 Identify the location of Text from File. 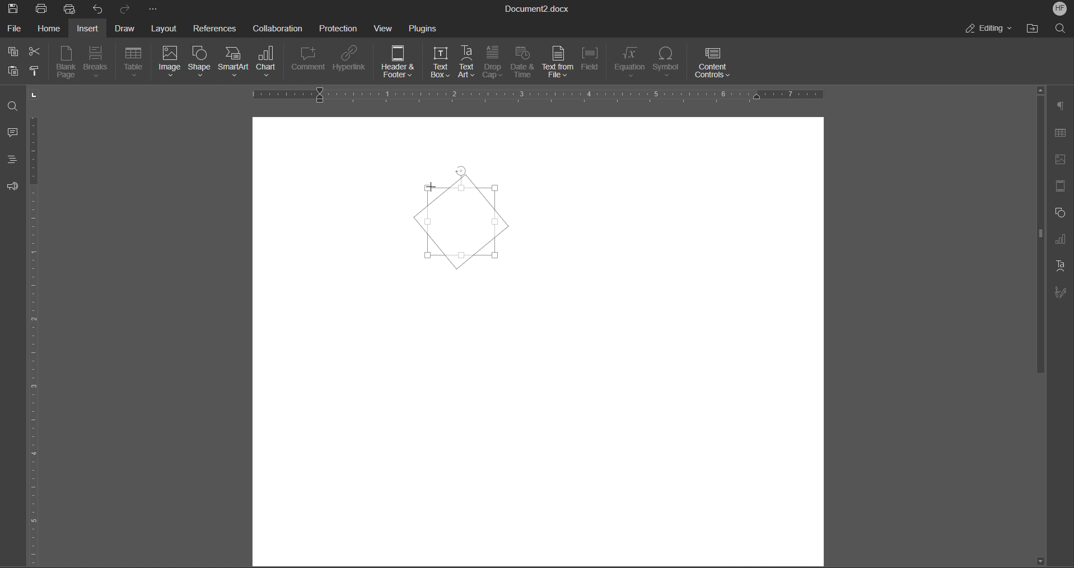
(557, 62).